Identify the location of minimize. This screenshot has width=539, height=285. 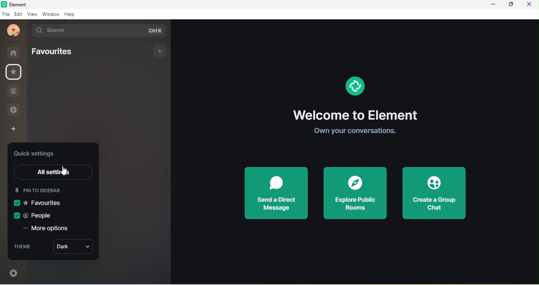
(493, 4).